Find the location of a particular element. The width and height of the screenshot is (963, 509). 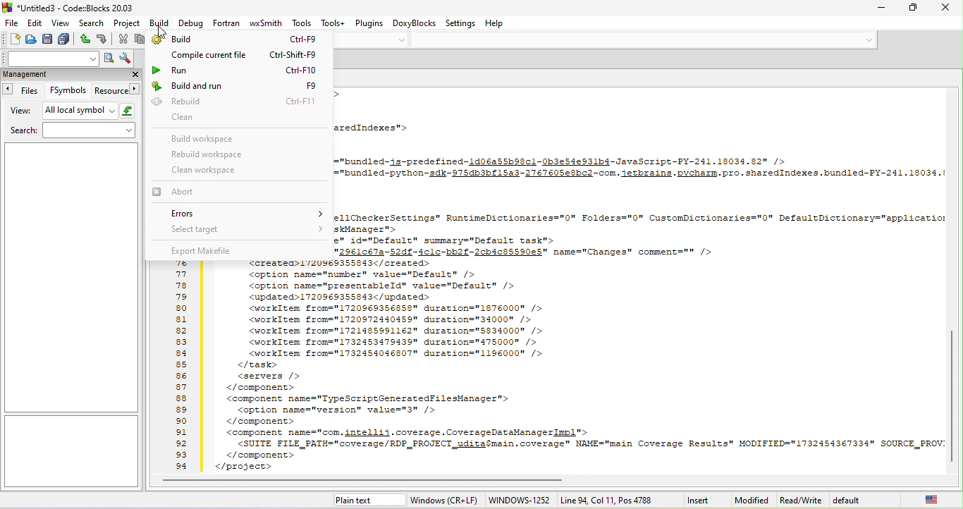

insert is located at coordinates (699, 498).